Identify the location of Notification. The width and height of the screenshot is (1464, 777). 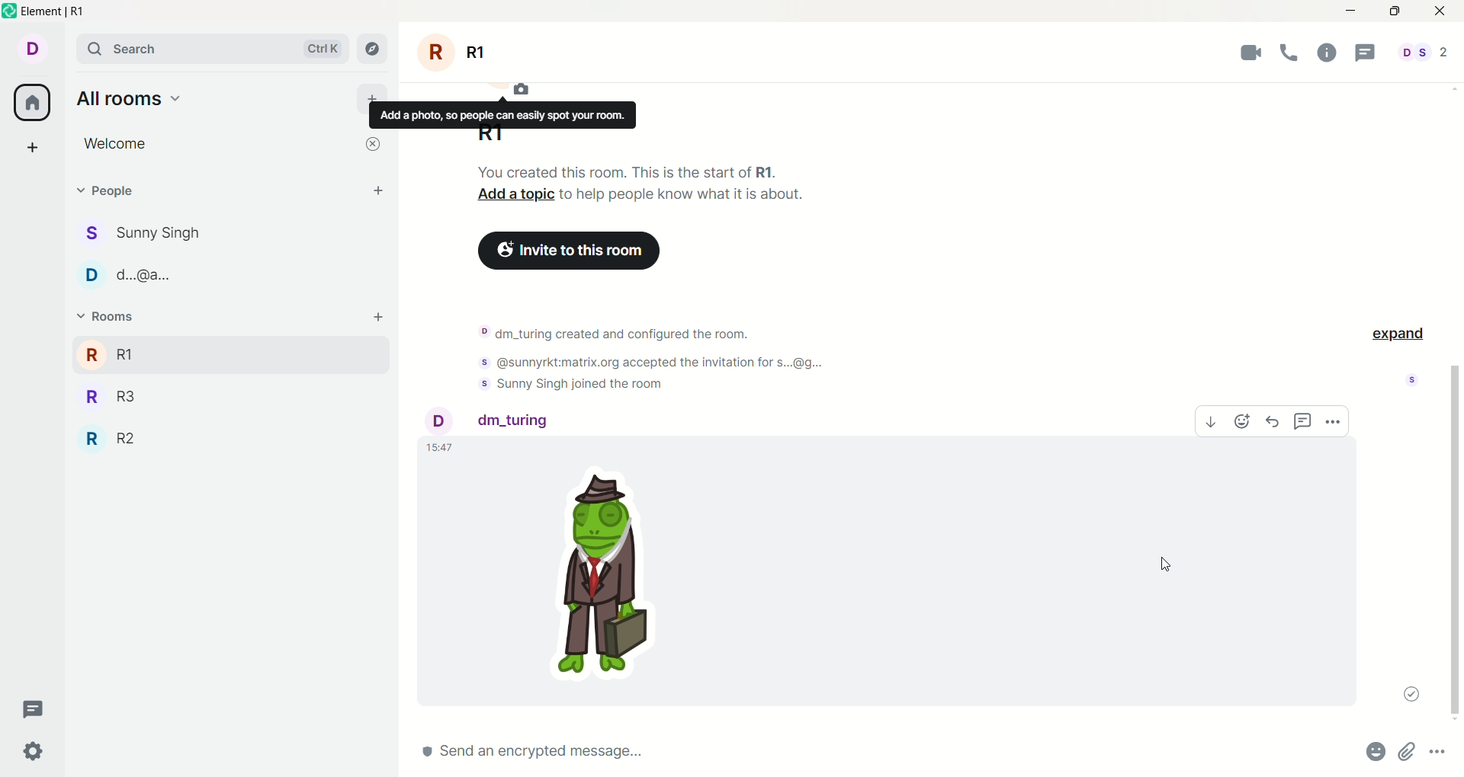
(615, 333).